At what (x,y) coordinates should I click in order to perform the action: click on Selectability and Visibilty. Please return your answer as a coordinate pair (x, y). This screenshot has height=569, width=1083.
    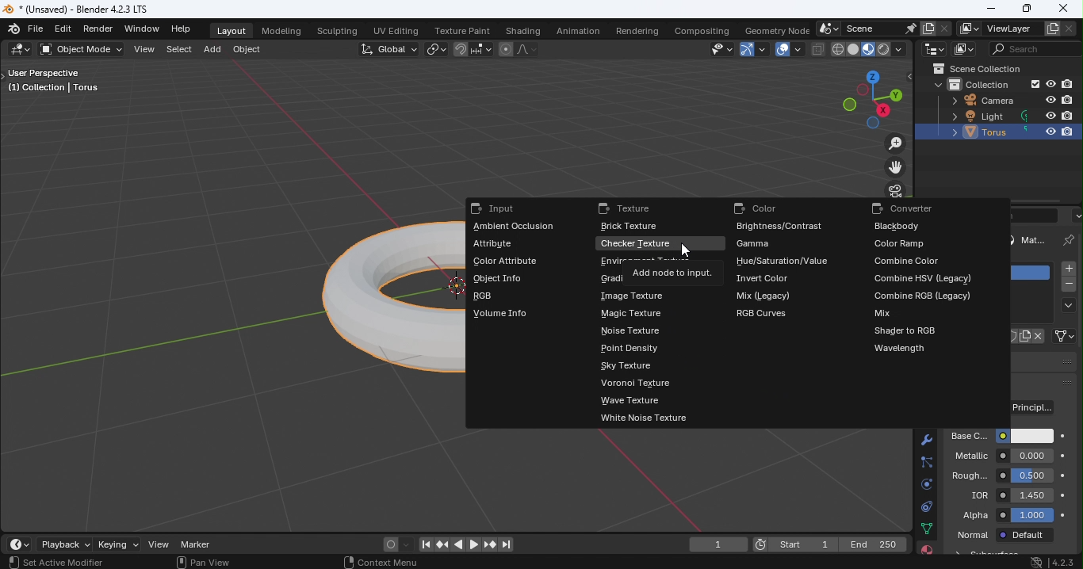
    Looking at the image, I should click on (699, 50).